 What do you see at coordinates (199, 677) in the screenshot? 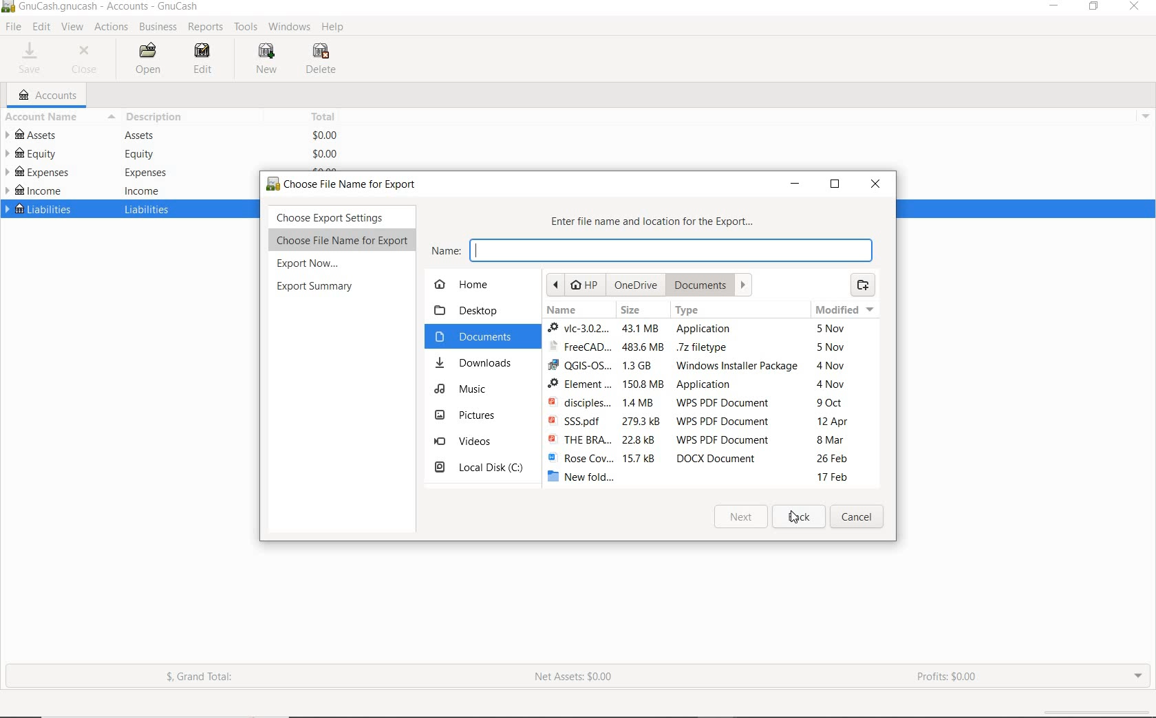
I see `GRAND TOTAL` at bounding box center [199, 677].